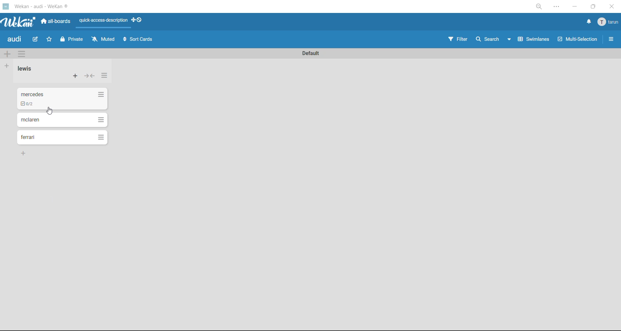 Image resolution: width=621 pixels, height=331 pixels. I want to click on Wekan - audi - WeKan, so click(40, 7).